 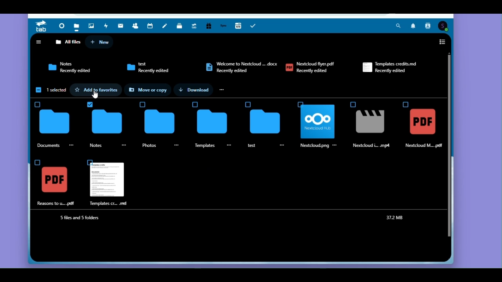 What do you see at coordinates (68, 42) in the screenshot?
I see `All Files` at bounding box center [68, 42].